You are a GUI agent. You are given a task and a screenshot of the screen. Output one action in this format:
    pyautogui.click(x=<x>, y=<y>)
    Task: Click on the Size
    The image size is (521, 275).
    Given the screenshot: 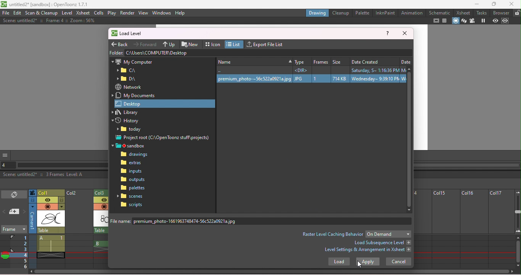 What is the action you would take?
    pyautogui.click(x=340, y=61)
    